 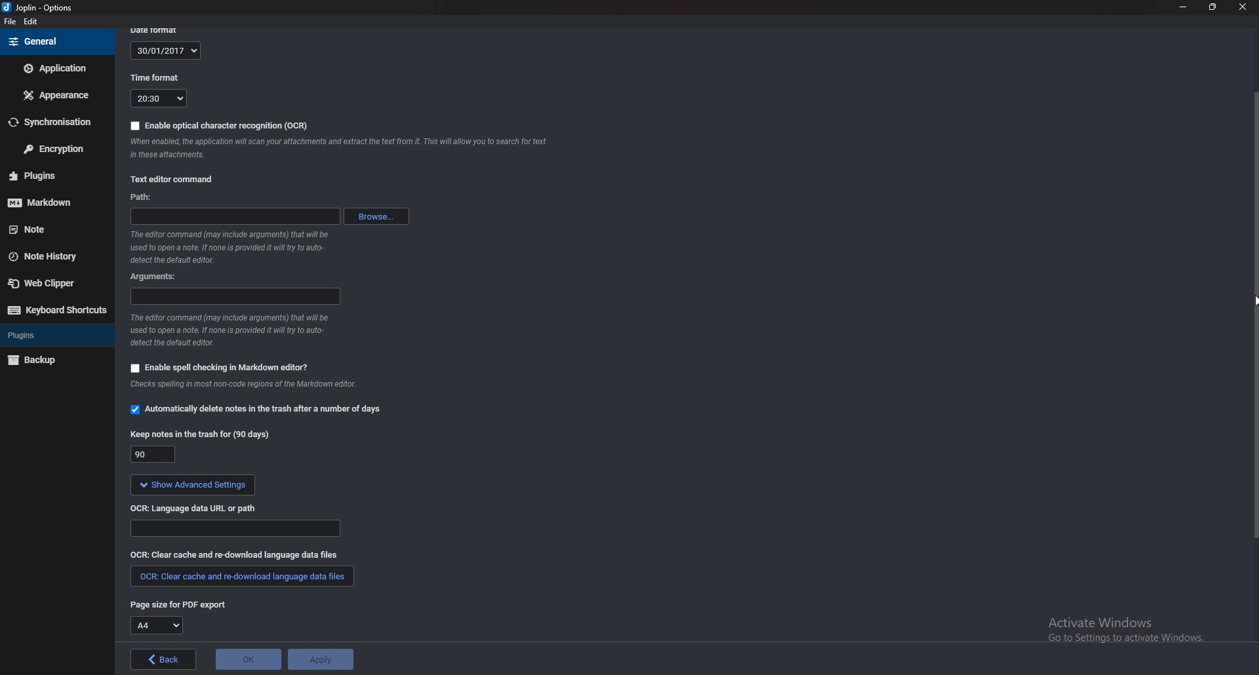 What do you see at coordinates (174, 180) in the screenshot?
I see `Text editor command` at bounding box center [174, 180].